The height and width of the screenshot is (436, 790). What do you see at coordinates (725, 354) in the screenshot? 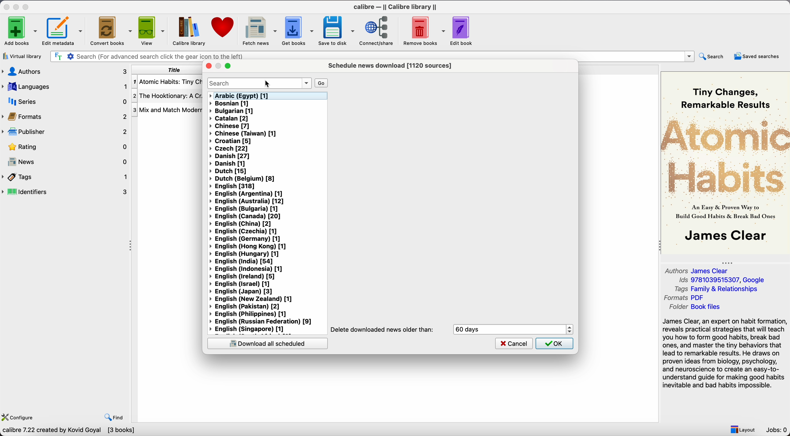
I see `synopsis` at bounding box center [725, 354].